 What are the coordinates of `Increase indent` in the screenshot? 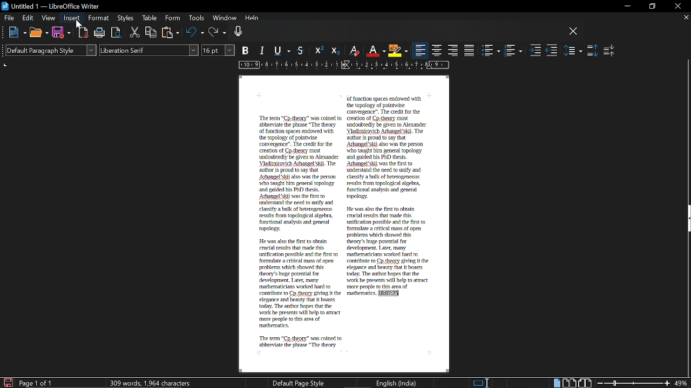 It's located at (536, 51).